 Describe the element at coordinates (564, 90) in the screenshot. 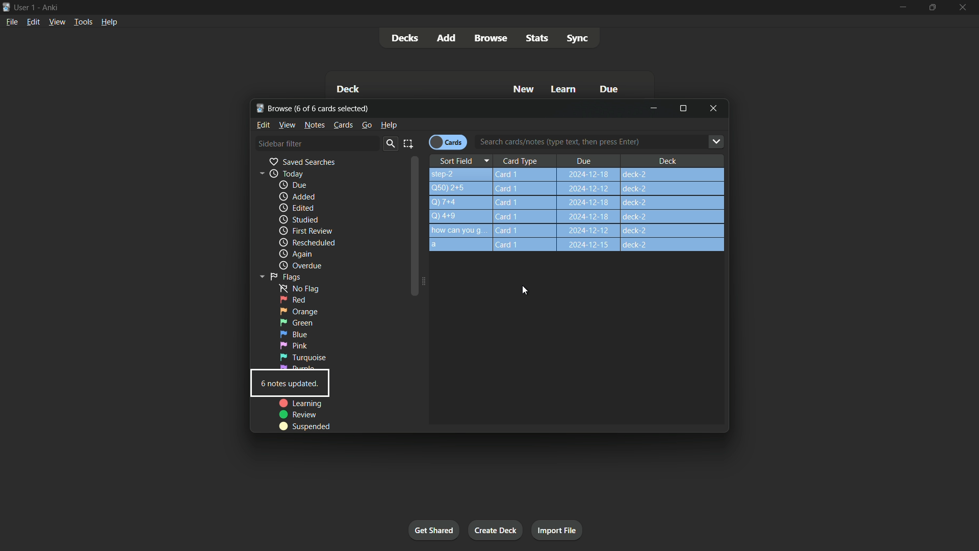

I see `Learn` at that location.